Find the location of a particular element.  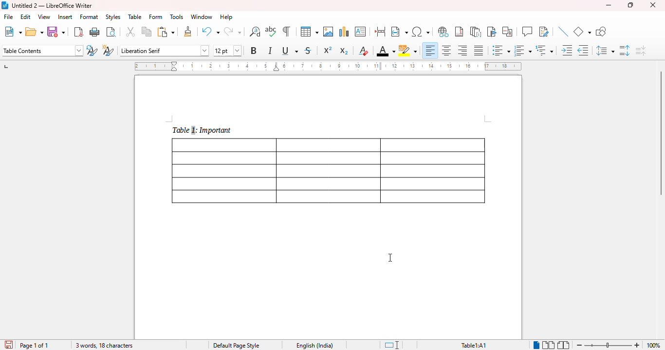

zoom out is located at coordinates (579, 346).